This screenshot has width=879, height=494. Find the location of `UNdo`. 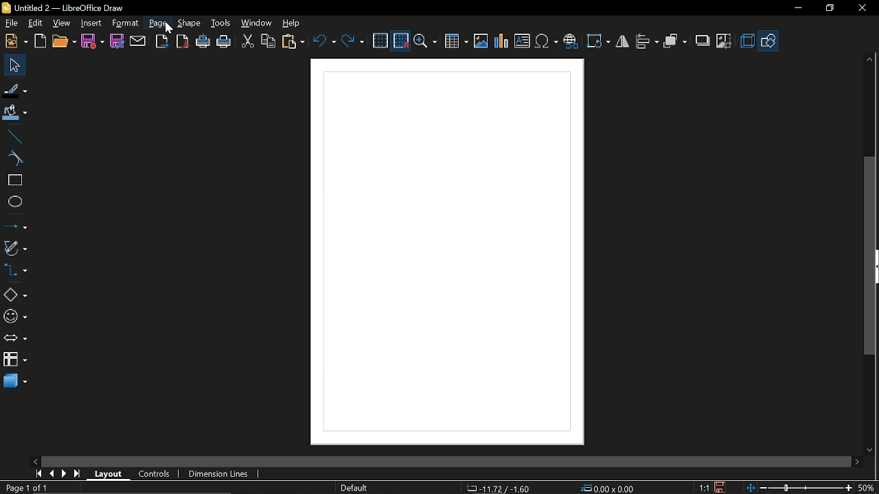

UNdo is located at coordinates (323, 42).